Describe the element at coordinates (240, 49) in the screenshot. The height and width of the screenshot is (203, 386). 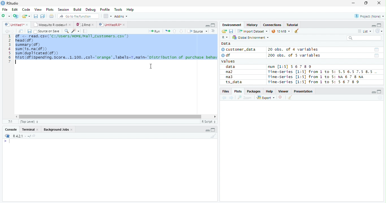
I see `customer_data` at that location.